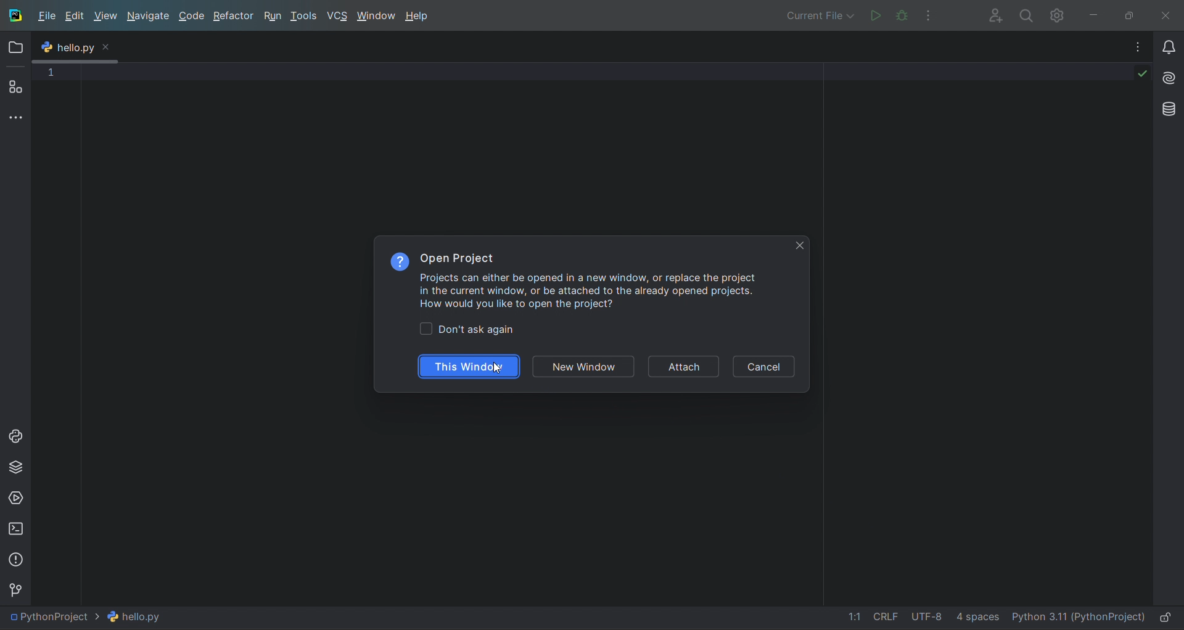  Describe the element at coordinates (18, 589) in the screenshot. I see `version control` at that location.